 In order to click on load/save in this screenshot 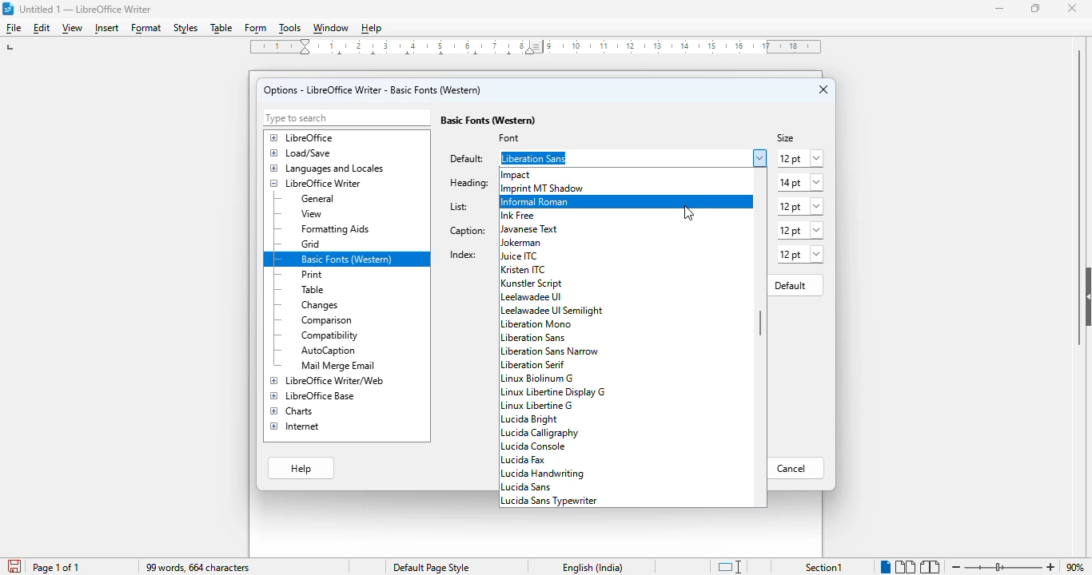, I will do `click(301, 153)`.